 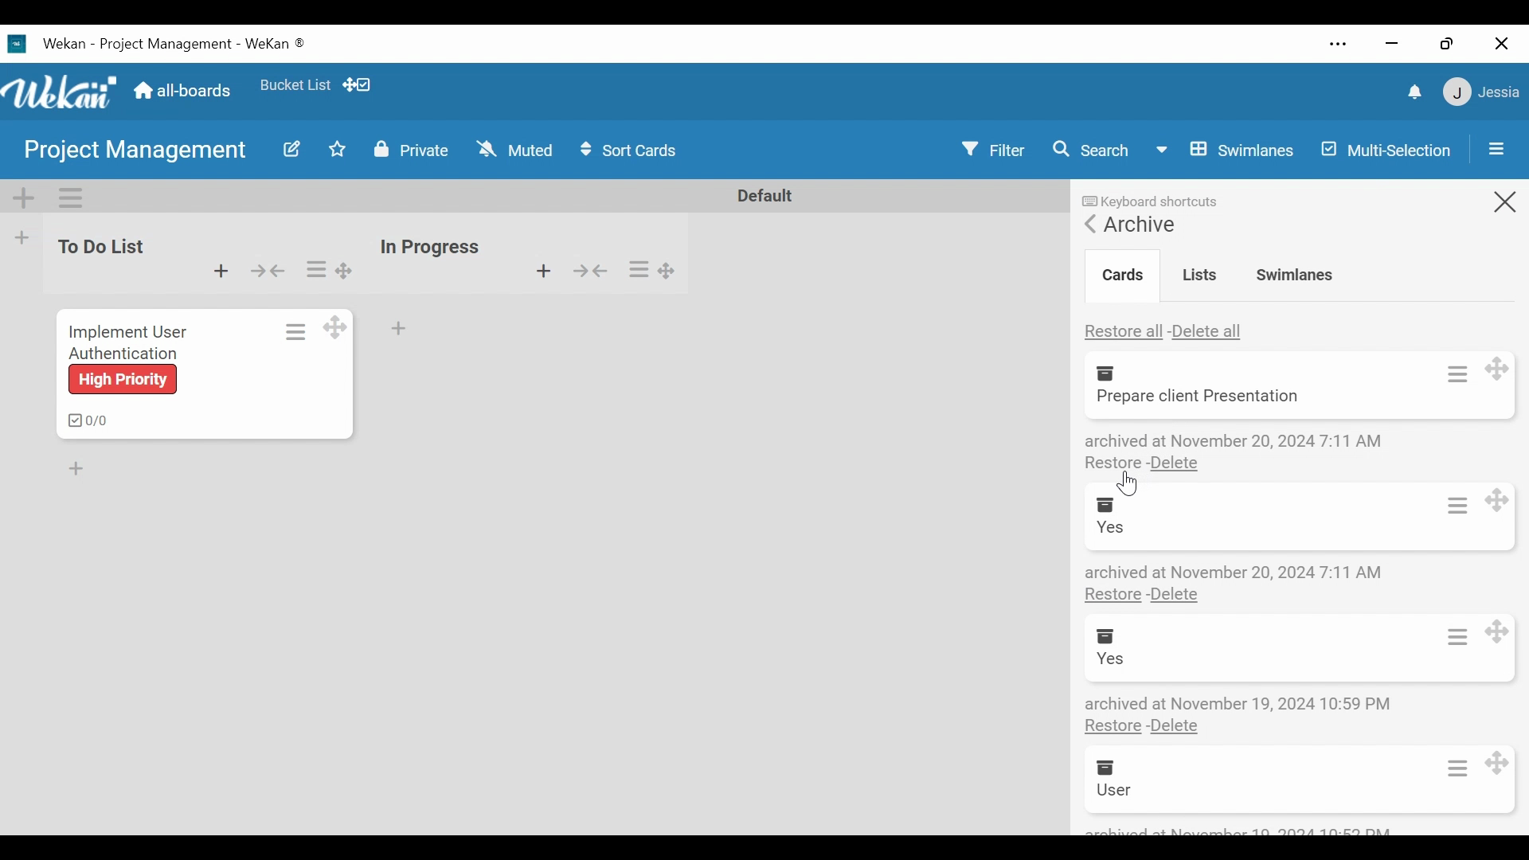 What do you see at coordinates (409, 148) in the screenshot?
I see `Private` at bounding box center [409, 148].